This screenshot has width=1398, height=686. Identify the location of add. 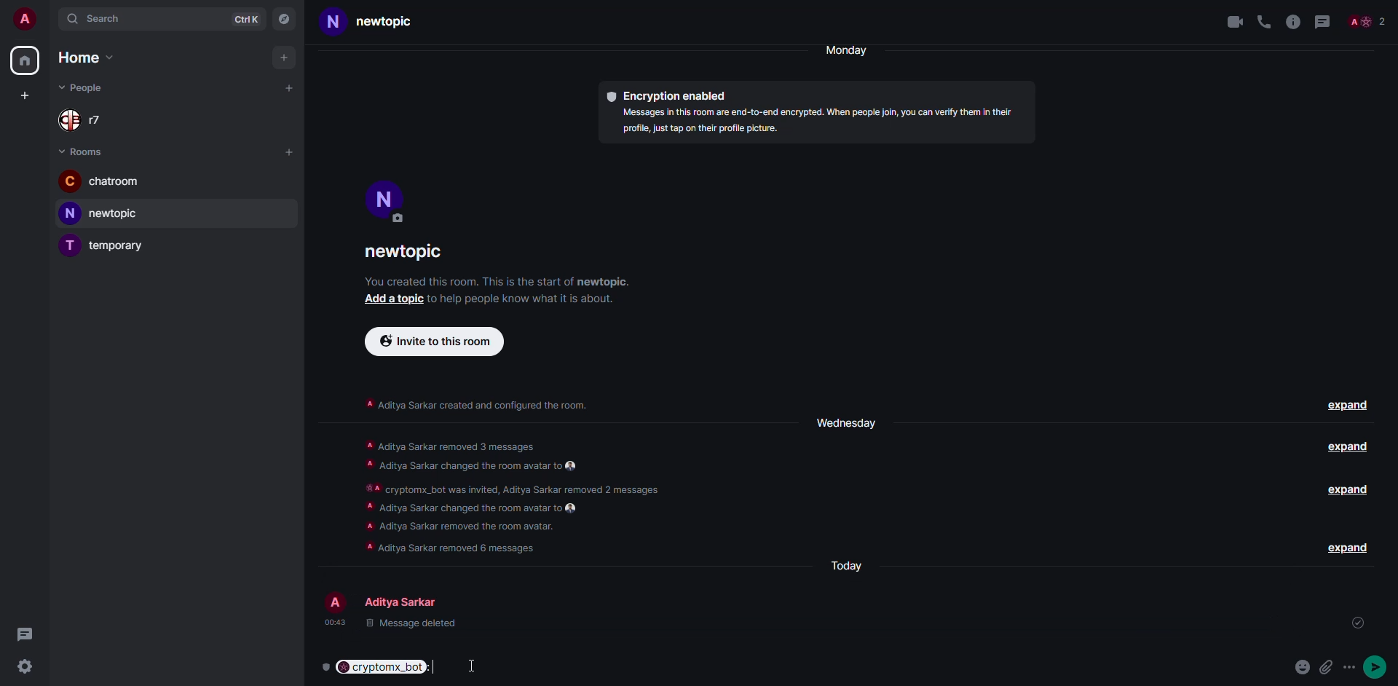
(289, 151).